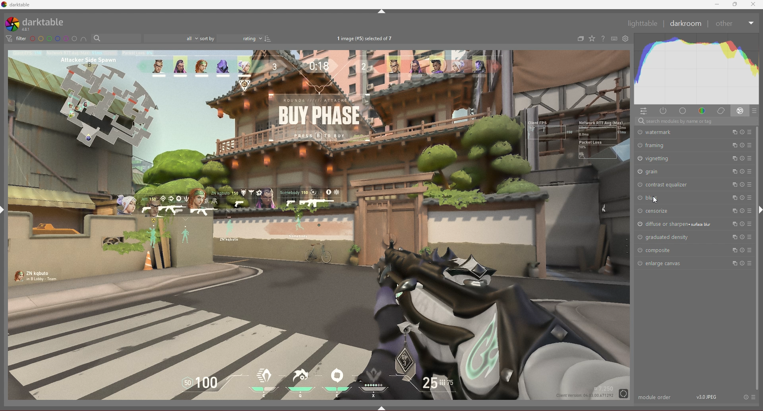 This screenshot has height=411, width=763. What do you see at coordinates (742, 185) in the screenshot?
I see `reset` at bounding box center [742, 185].